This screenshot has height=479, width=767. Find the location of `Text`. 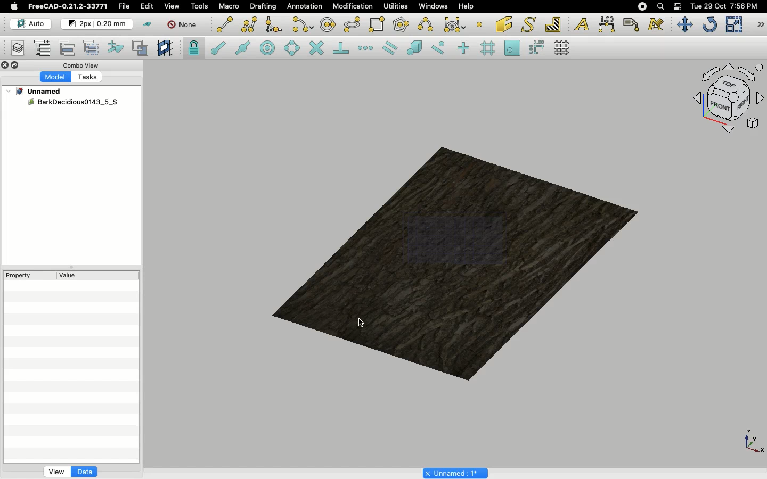

Text is located at coordinates (582, 25).